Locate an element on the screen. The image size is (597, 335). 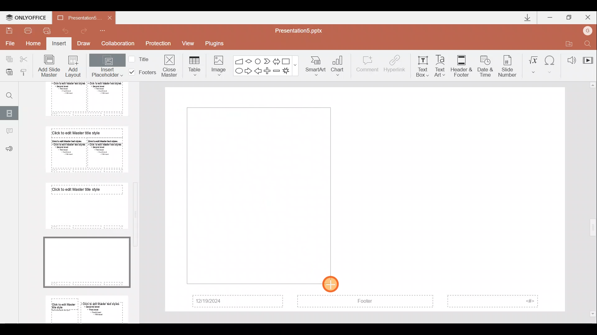
Open file location is located at coordinates (567, 42).